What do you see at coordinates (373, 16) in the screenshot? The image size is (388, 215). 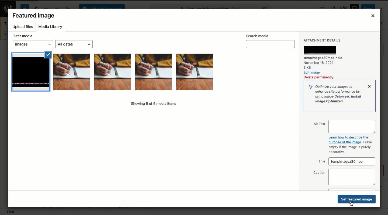 I see `Close` at bounding box center [373, 16].